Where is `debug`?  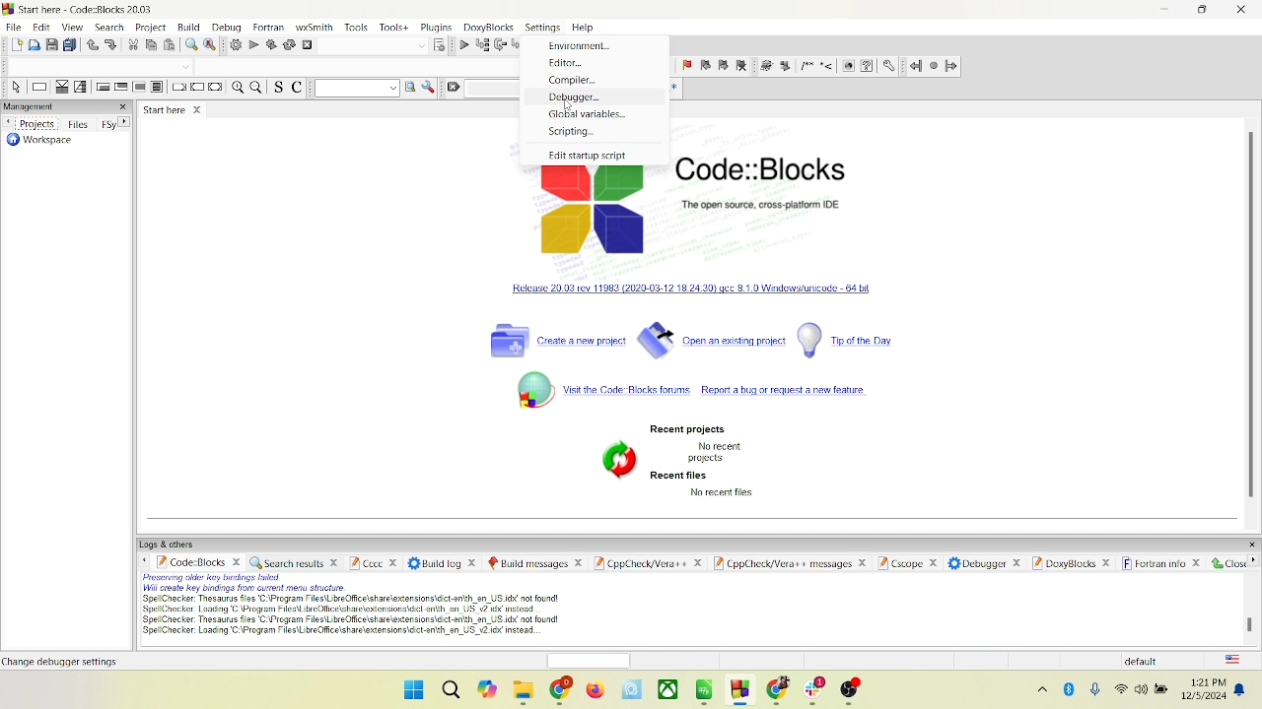
debug is located at coordinates (460, 45).